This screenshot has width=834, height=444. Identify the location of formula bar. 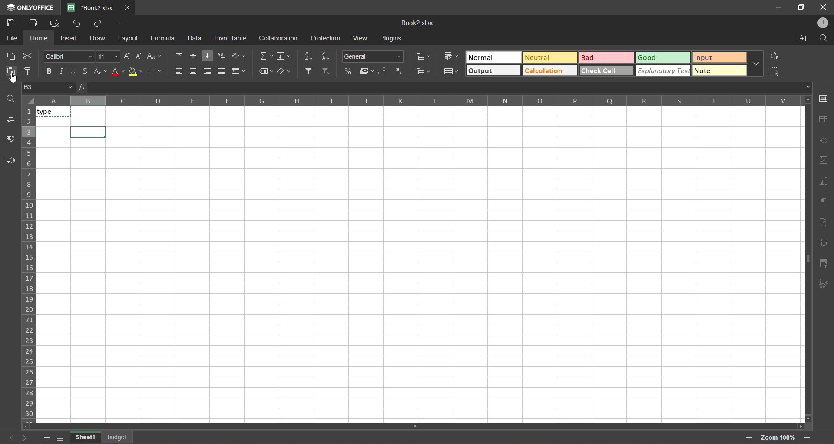
(445, 86).